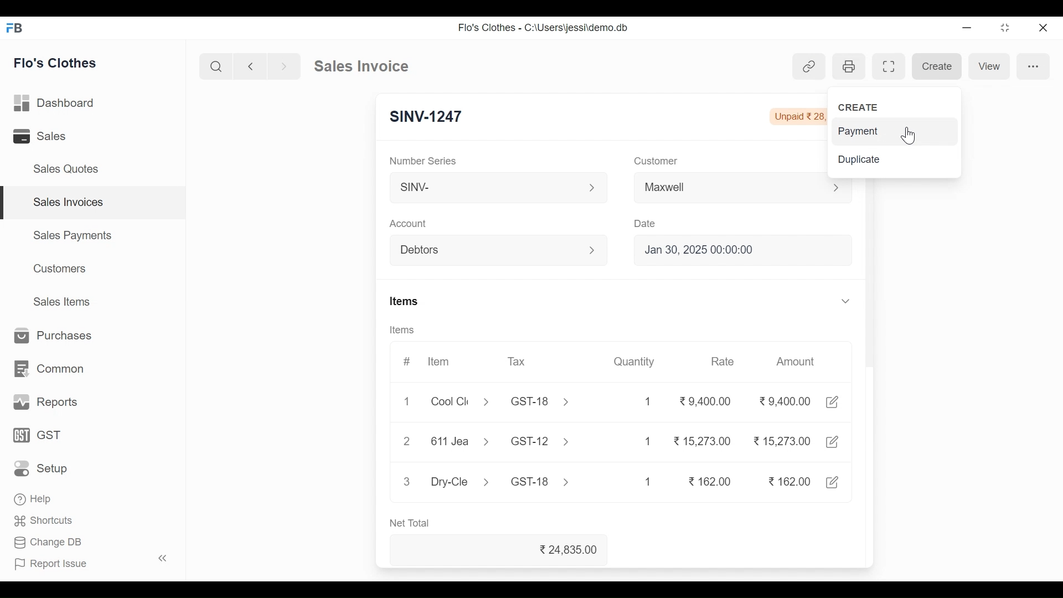 The width and height of the screenshot is (1063, 598). I want to click on Edit, so click(834, 403).